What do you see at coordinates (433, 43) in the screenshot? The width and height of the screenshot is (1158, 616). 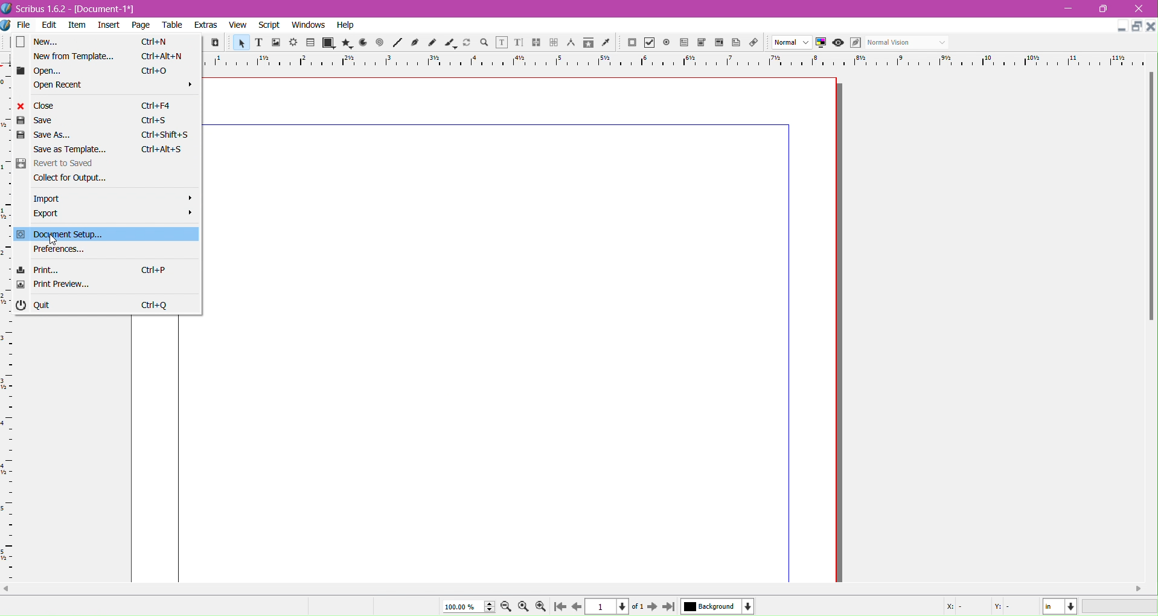 I see `freehand line` at bounding box center [433, 43].